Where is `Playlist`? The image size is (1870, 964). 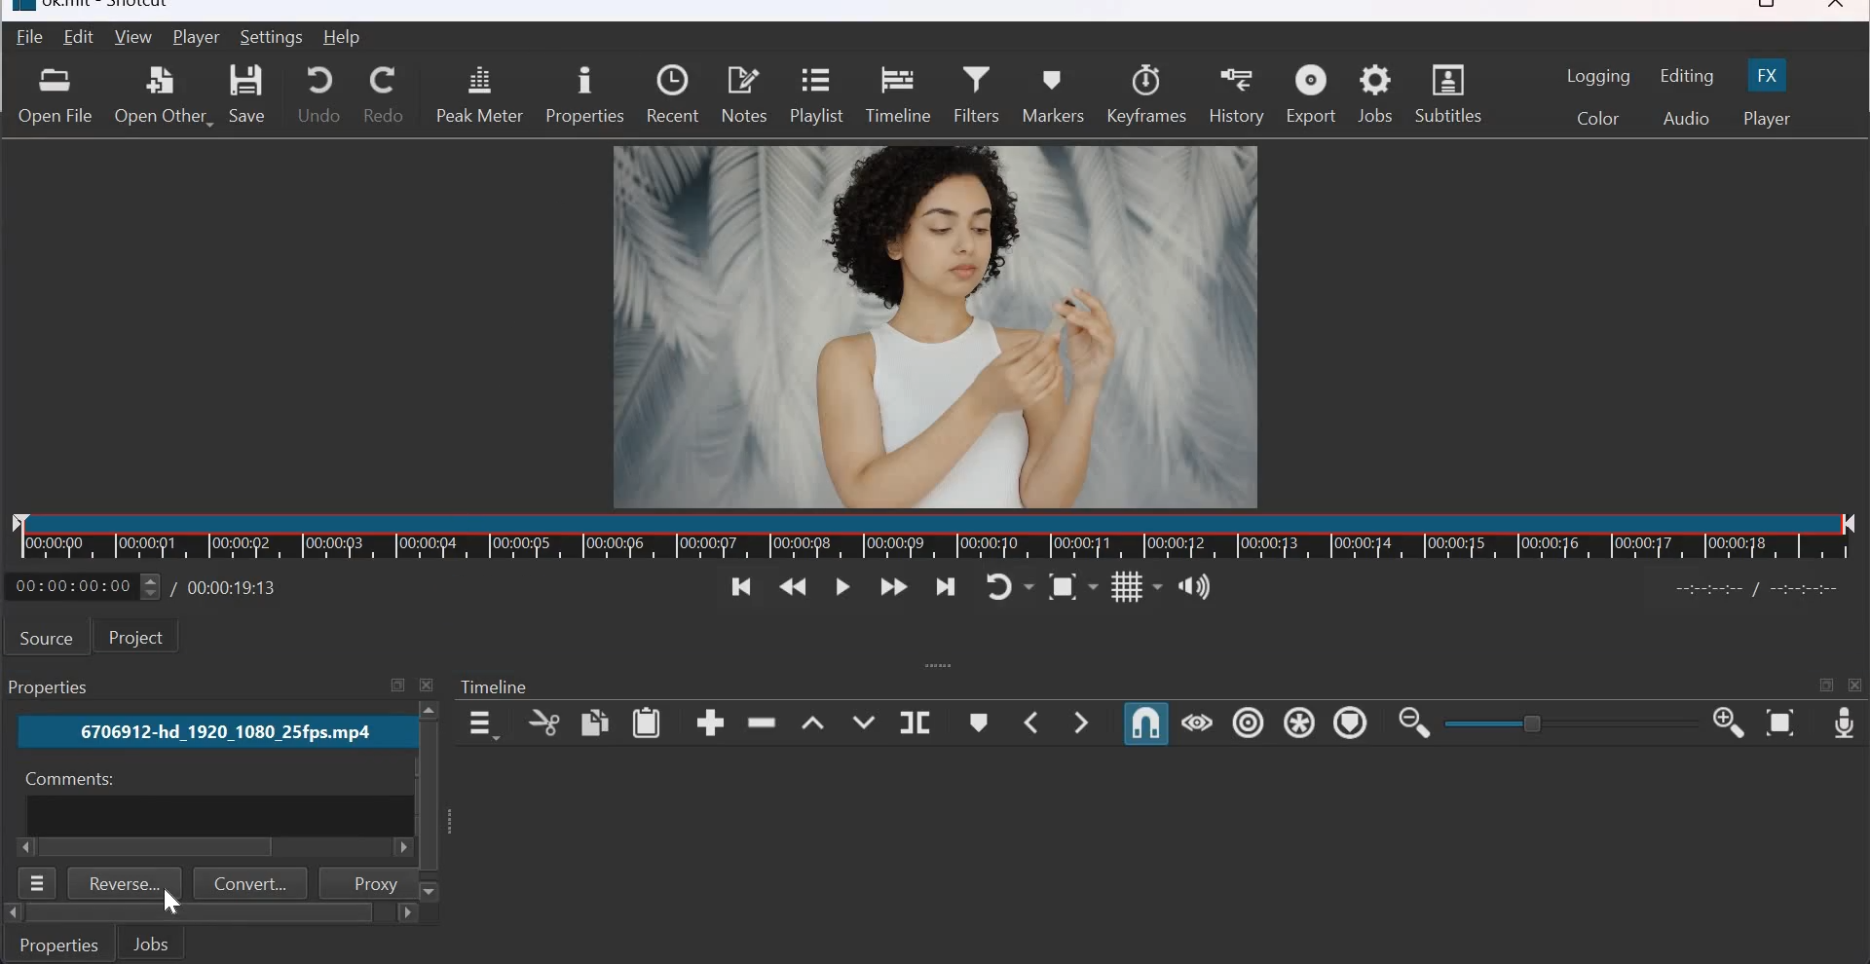
Playlist is located at coordinates (814, 97).